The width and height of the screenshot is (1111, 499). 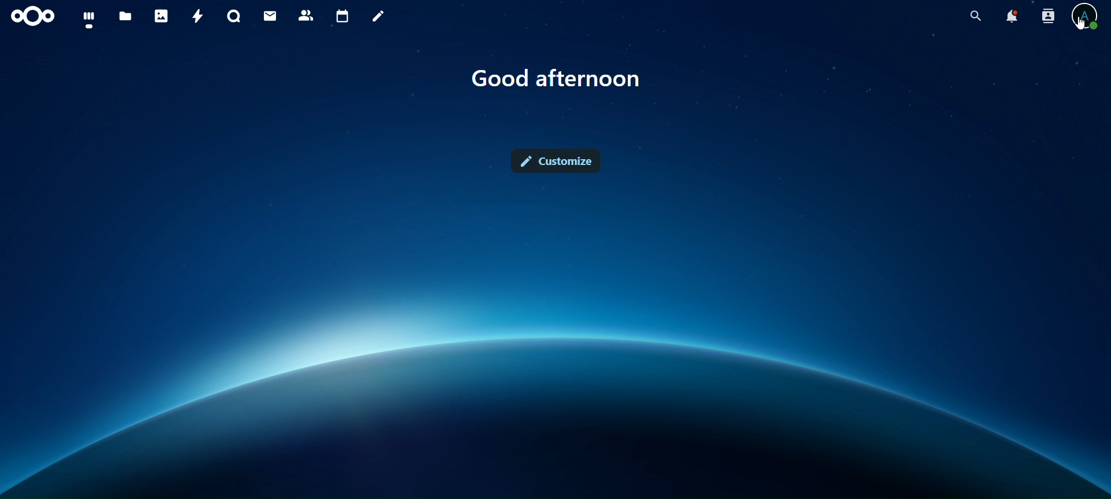 What do you see at coordinates (32, 16) in the screenshot?
I see `icon` at bounding box center [32, 16].